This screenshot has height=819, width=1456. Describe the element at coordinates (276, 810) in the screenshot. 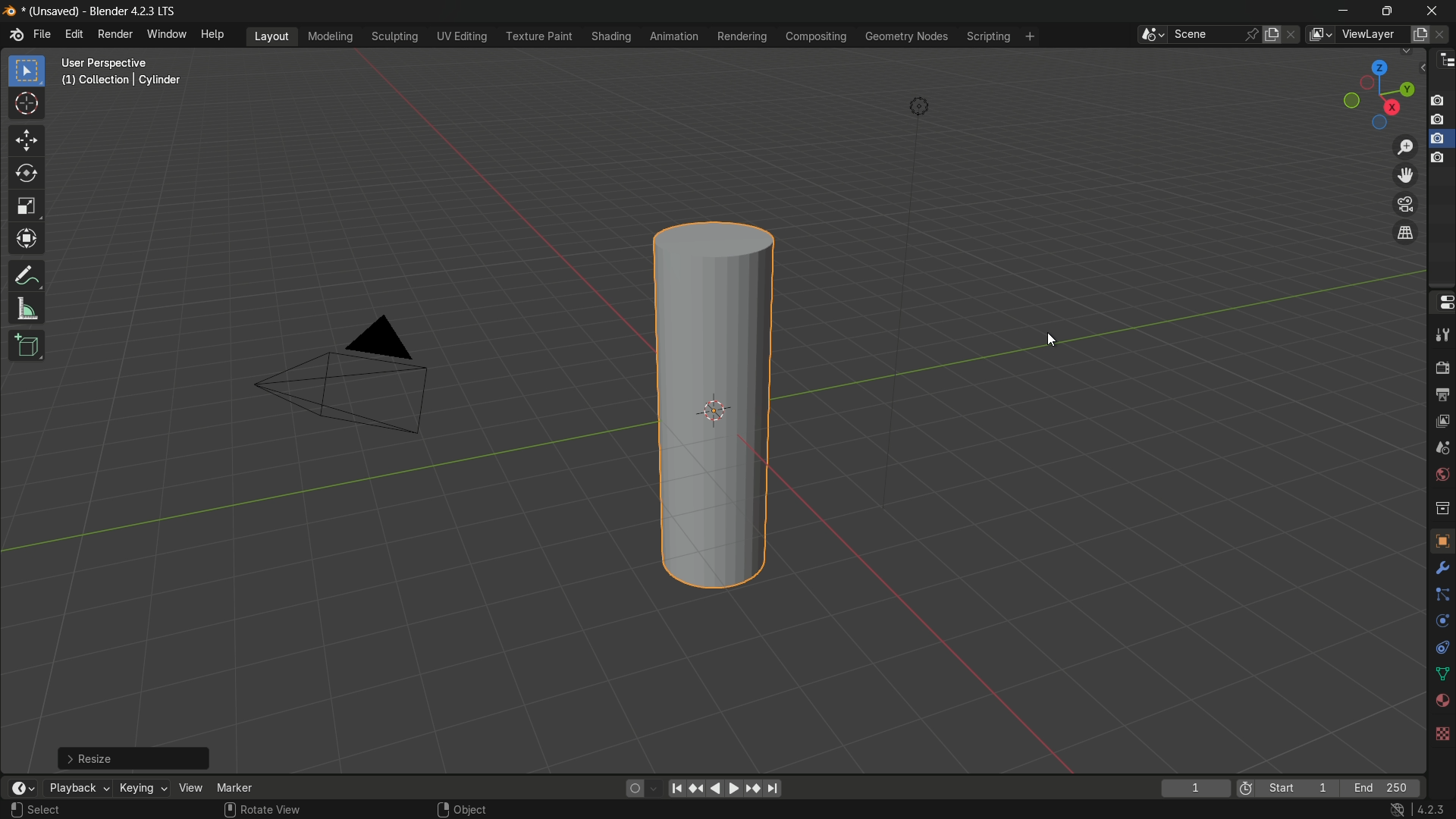

I see `Rotate view` at that location.